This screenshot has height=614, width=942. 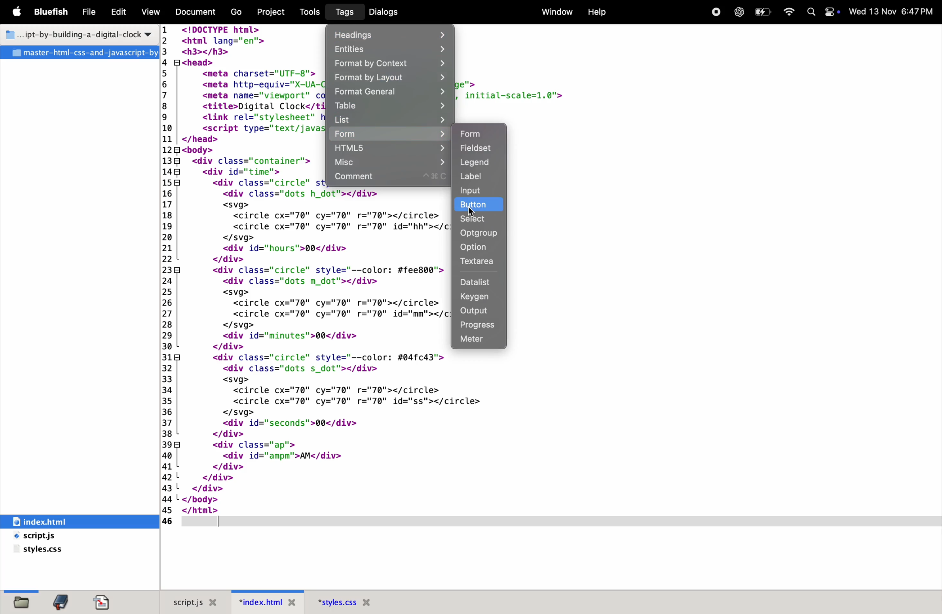 What do you see at coordinates (19, 12) in the screenshot?
I see `Apple menu` at bounding box center [19, 12].